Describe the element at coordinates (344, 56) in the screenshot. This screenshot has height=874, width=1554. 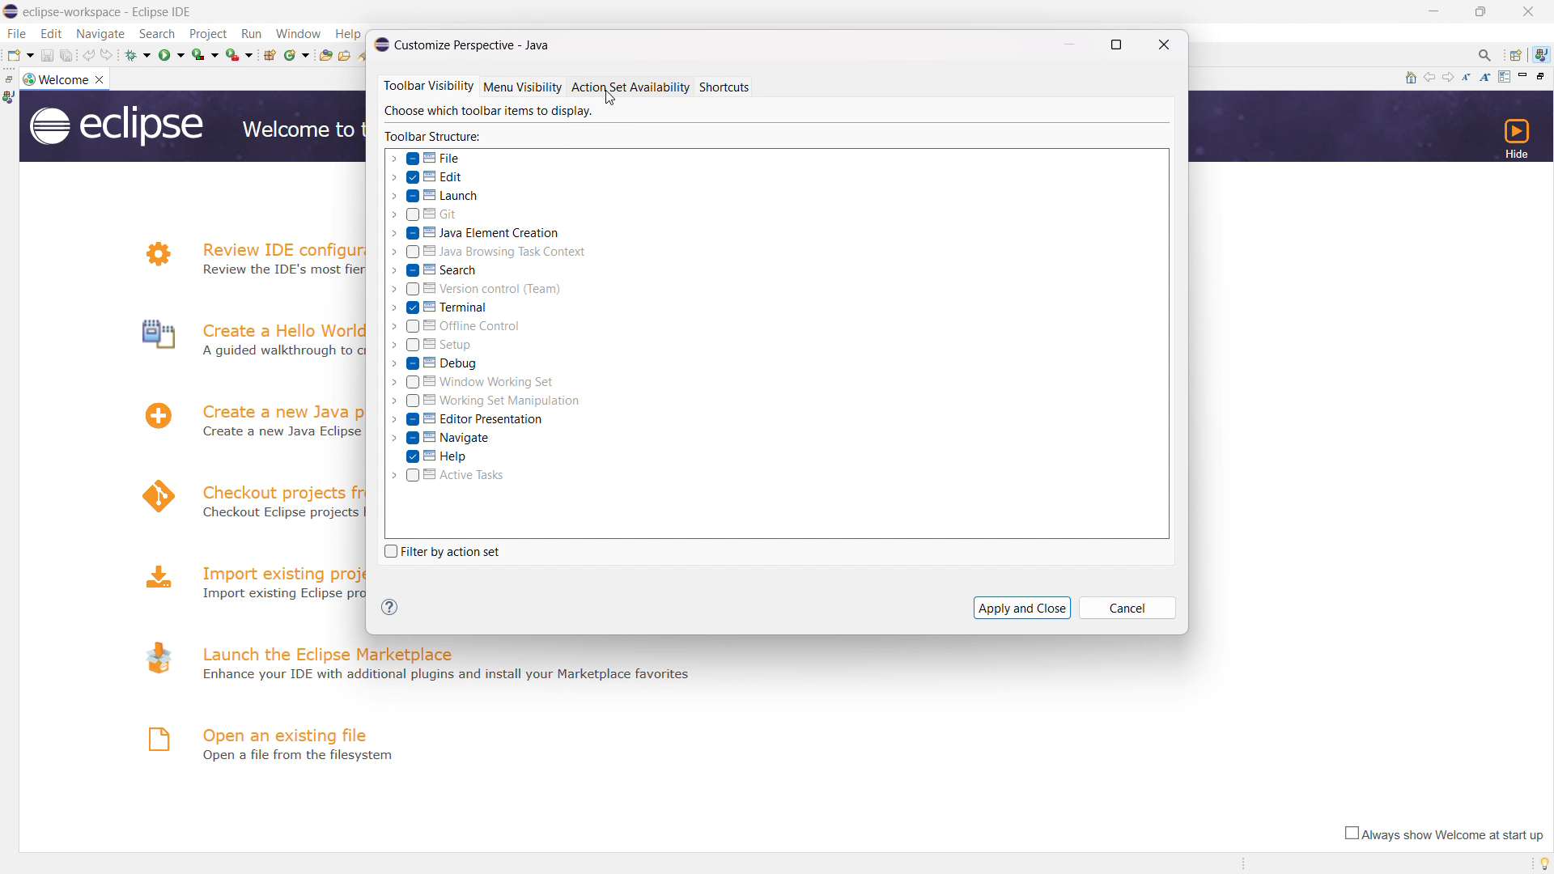
I see `open task` at that location.